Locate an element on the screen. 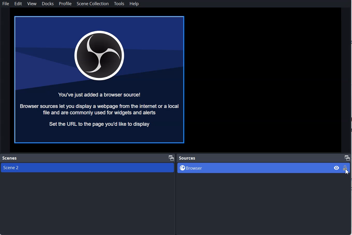  Eye is located at coordinates (337, 168).